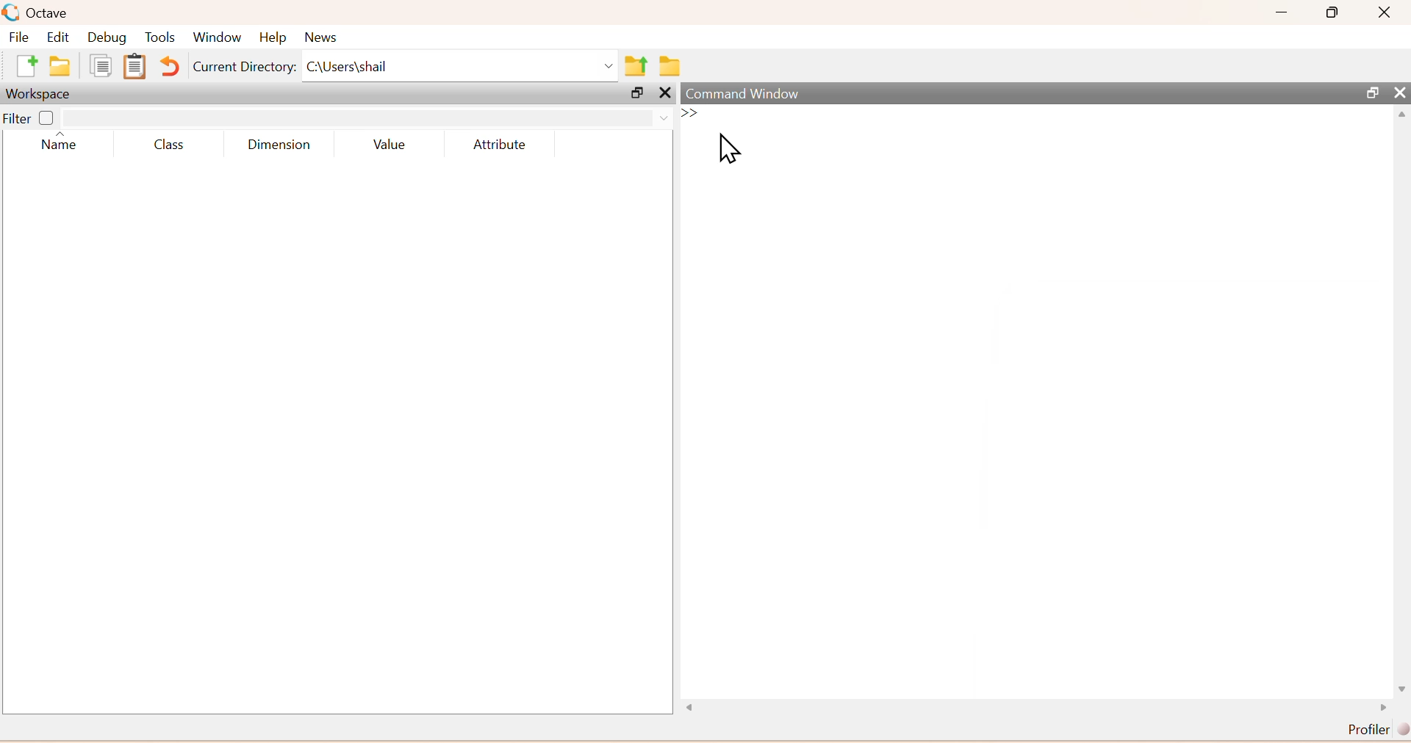  Describe the element at coordinates (134, 66) in the screenshot. I see `paste` at that location.